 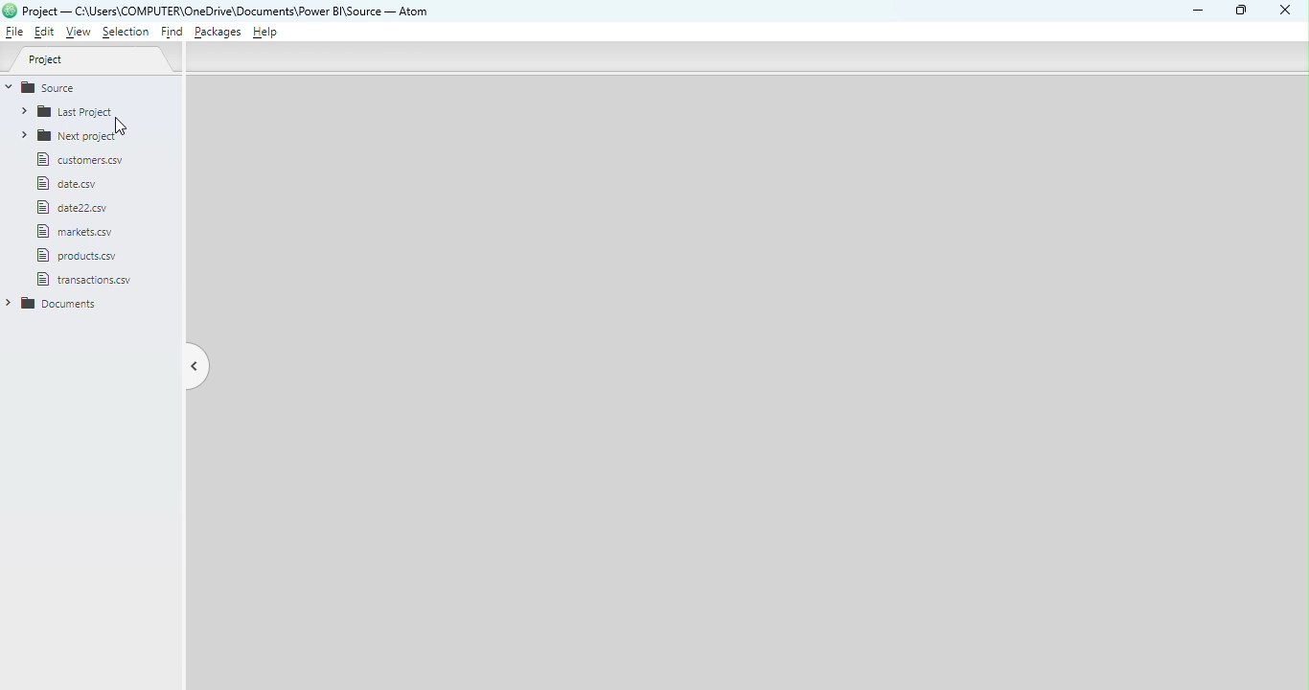 What do you see at coordinates (57, 88) in the screenshot?
I see `Source` at bounding box center [57, 88].